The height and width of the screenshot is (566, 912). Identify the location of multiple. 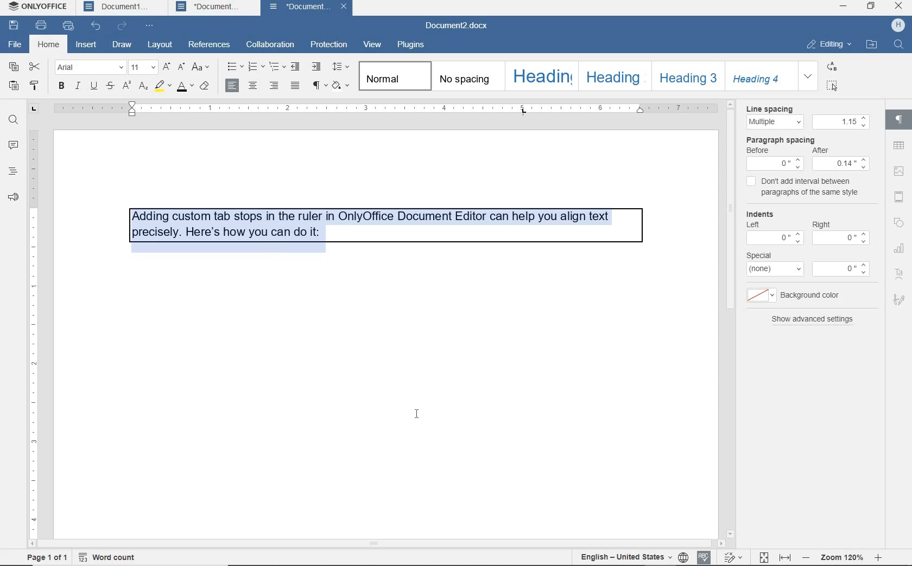
(774, 122).